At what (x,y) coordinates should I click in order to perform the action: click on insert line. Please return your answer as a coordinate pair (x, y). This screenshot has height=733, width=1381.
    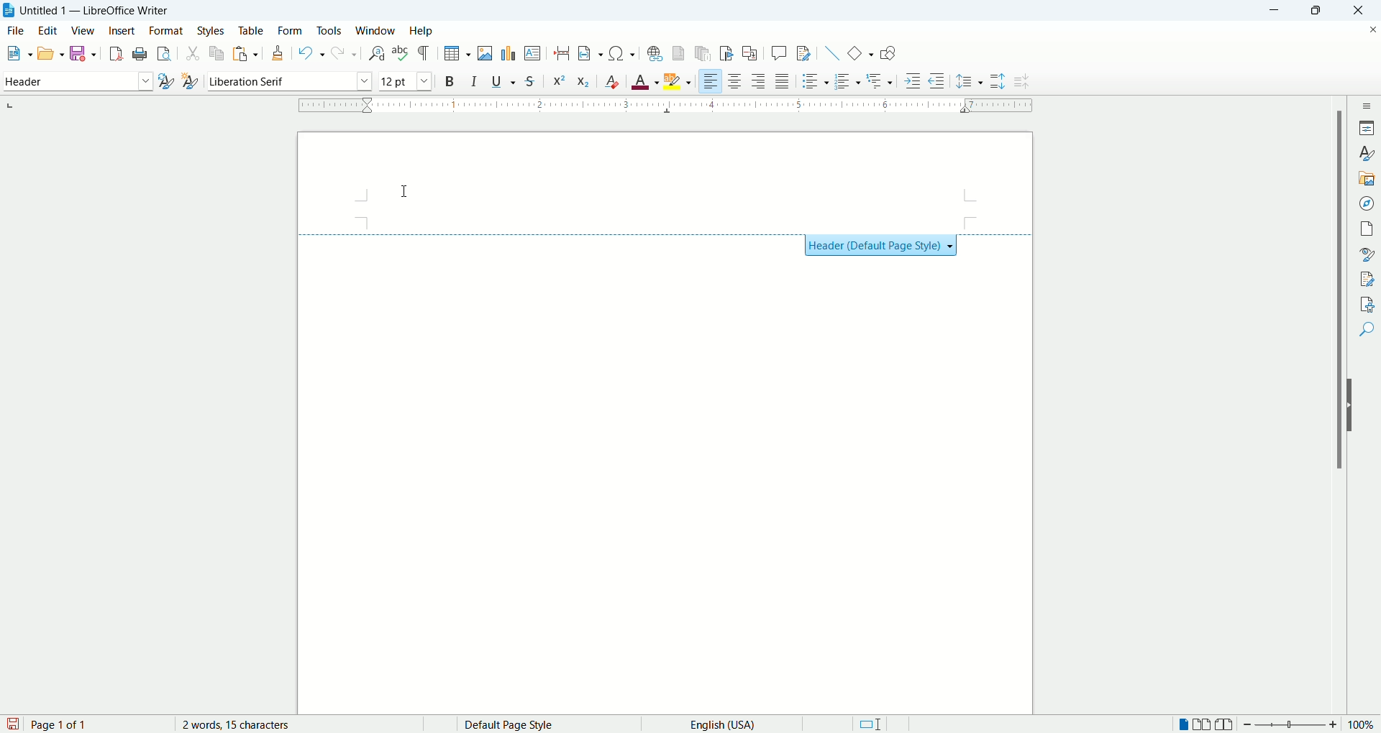
    Looking at the image, I should click on (833, 52).